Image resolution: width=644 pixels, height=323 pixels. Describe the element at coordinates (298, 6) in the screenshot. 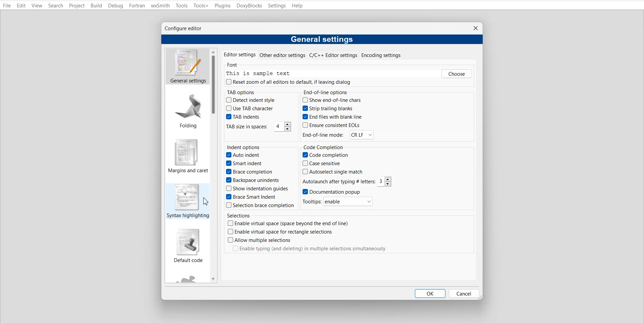

I see `Help` at that location.